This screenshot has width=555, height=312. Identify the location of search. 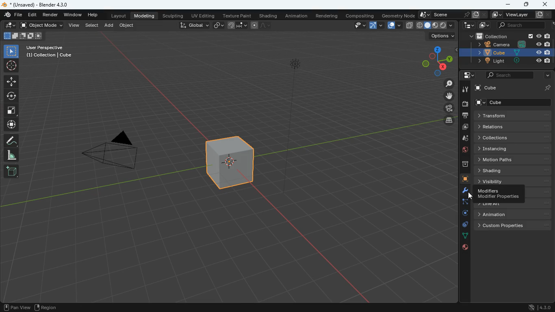
(509, 76).